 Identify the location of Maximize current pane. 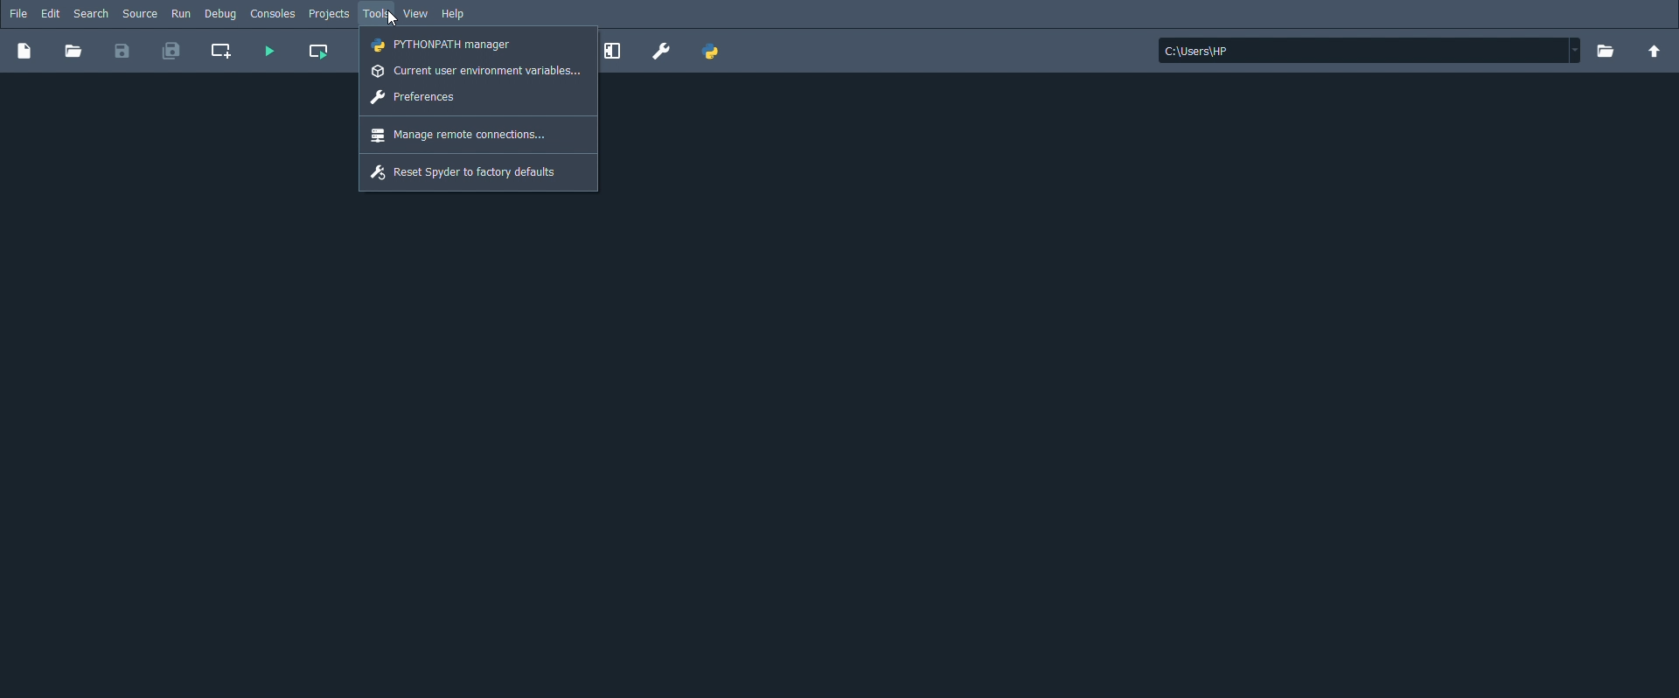
(617, 52).